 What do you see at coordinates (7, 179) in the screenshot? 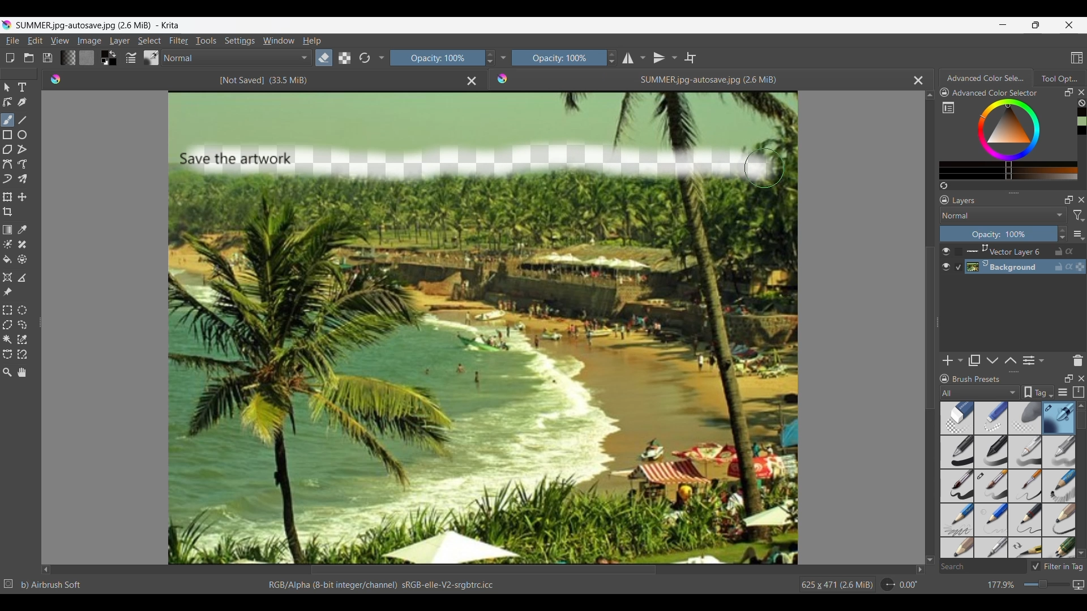
I see `Dynamic brush tool` at bounding box center [7, 179].